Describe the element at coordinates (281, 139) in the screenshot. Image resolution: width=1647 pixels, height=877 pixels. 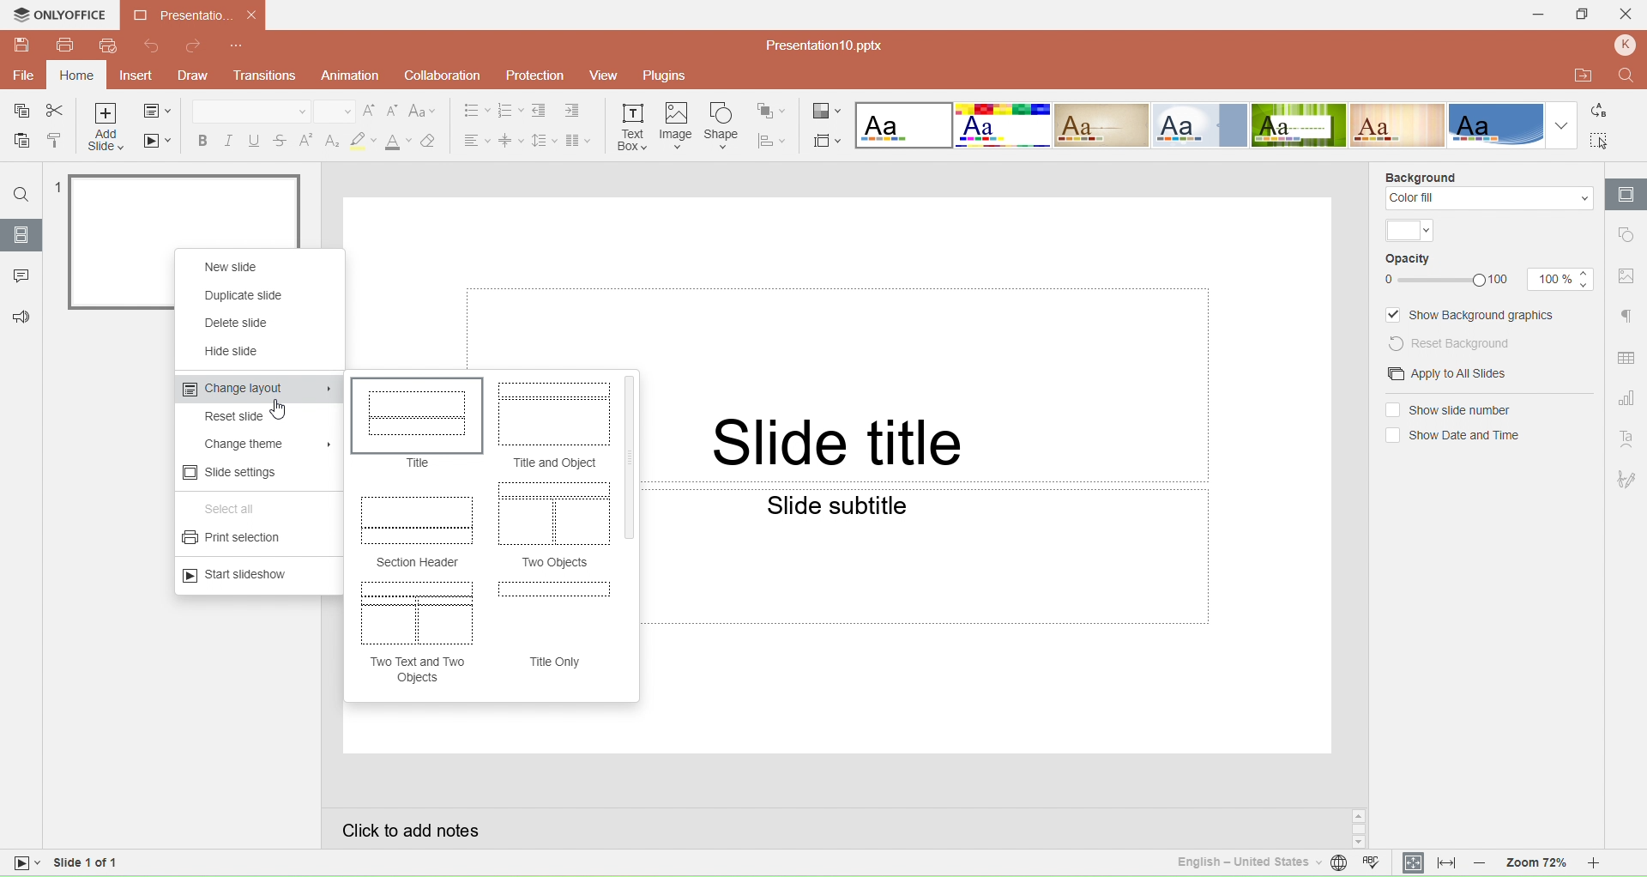
I see `Strike through` at that location.